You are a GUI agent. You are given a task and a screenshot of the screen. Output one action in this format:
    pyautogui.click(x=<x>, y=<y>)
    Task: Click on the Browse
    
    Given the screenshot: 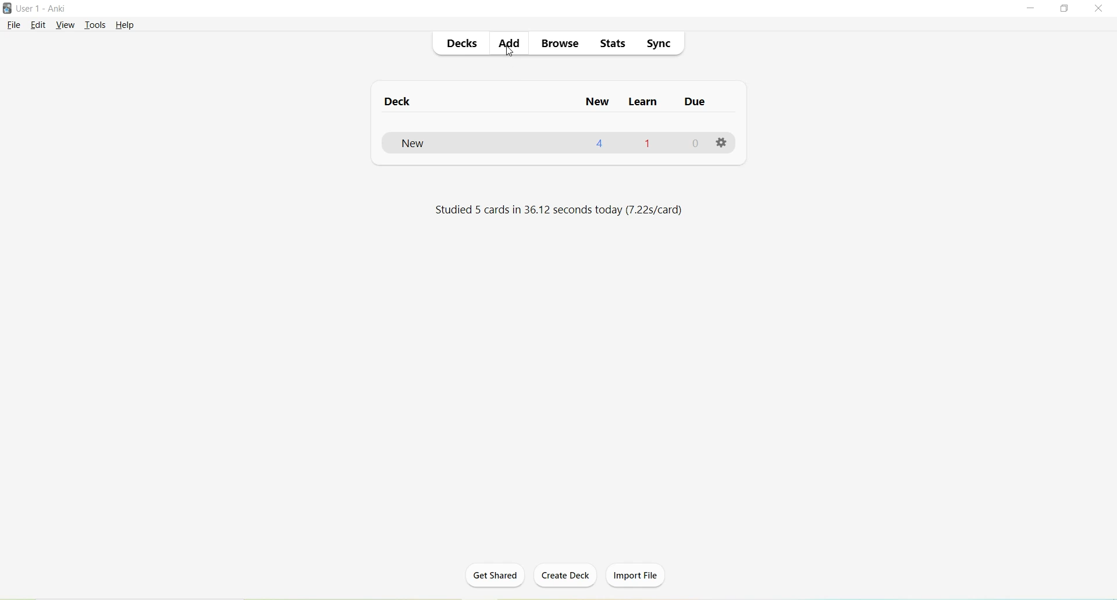 What is the action you would take?
    pyautogui.click(x=555, y=44)
    